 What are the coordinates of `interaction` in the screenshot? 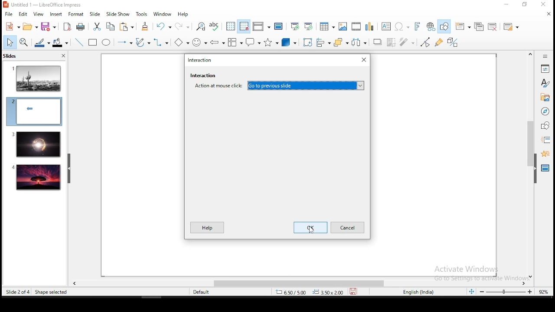 It's located at (203, 75).